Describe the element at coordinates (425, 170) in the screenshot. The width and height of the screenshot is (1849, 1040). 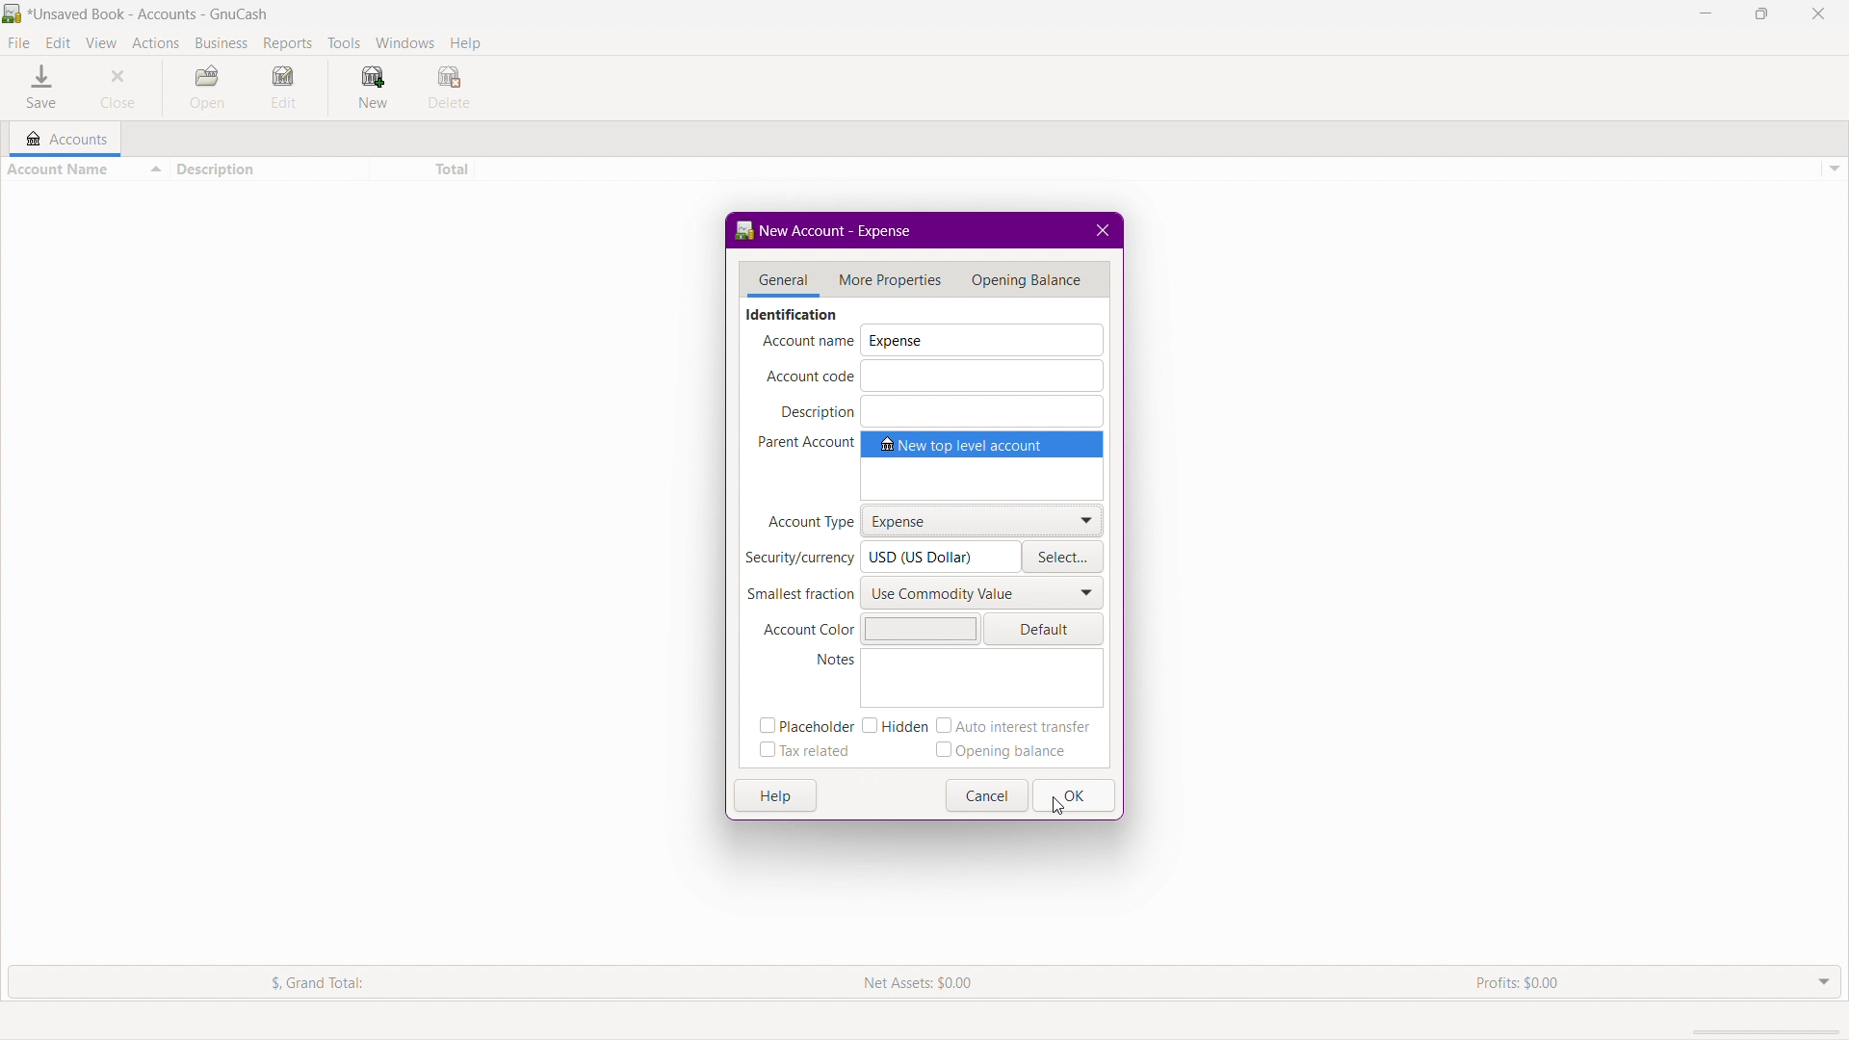
I see `Total` at that location.